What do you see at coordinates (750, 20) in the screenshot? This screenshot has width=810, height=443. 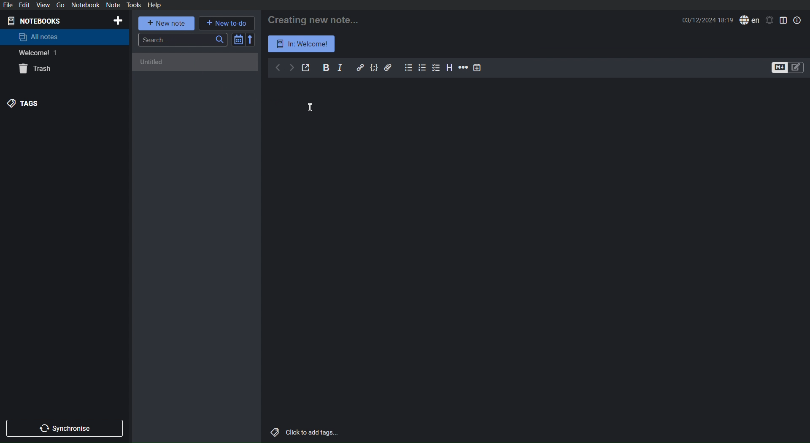 I see `English` at bounding box center [750, 20].